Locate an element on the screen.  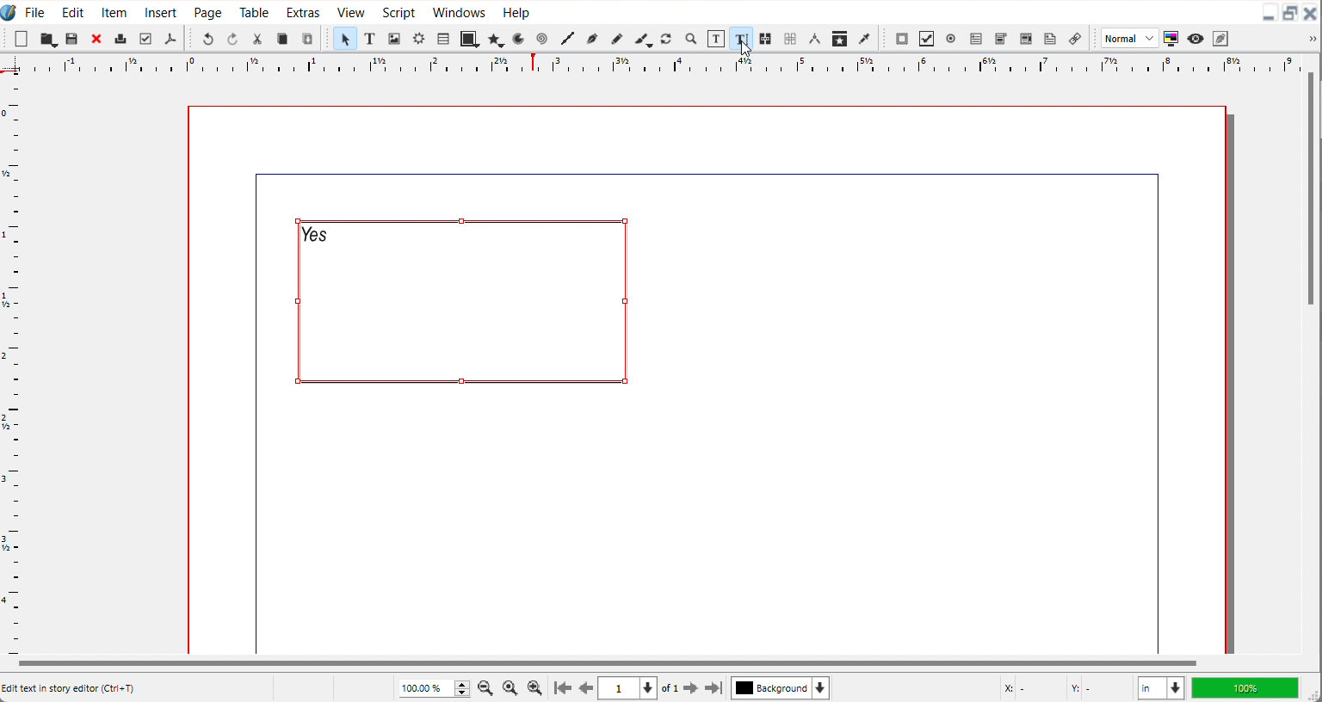
Maximize is located at coordinates (1290, 14).